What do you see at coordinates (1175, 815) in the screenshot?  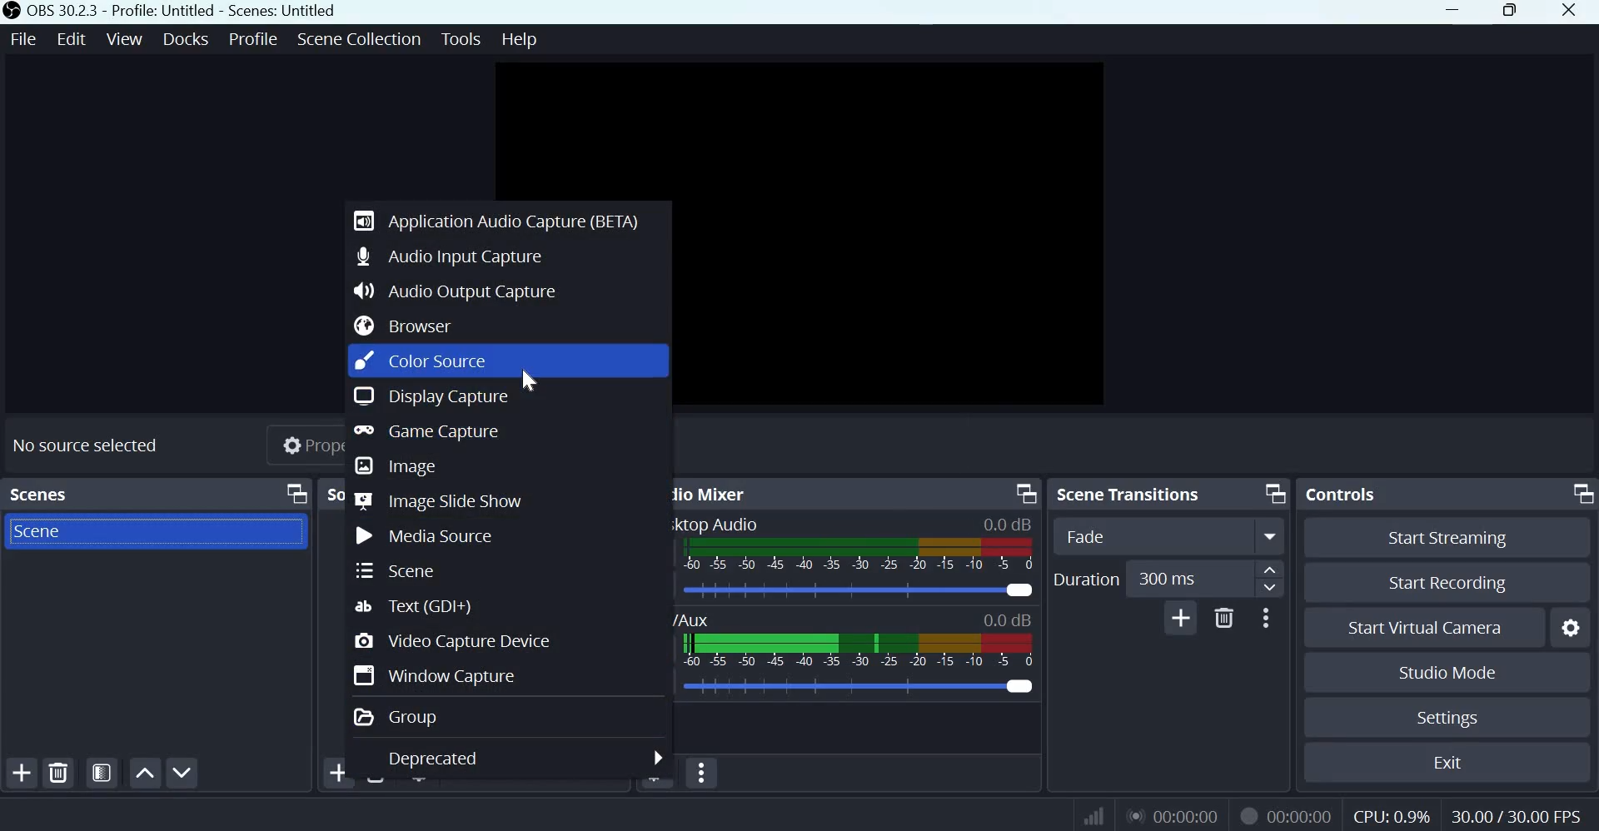 I see `Live Duration Timer` at bounding box center [1175, 815].